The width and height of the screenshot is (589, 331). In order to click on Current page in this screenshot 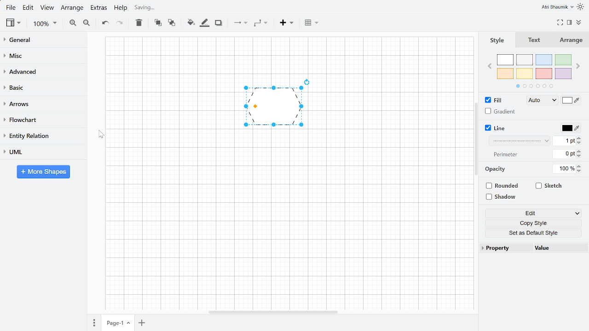, I will do `click(117, 323)`.